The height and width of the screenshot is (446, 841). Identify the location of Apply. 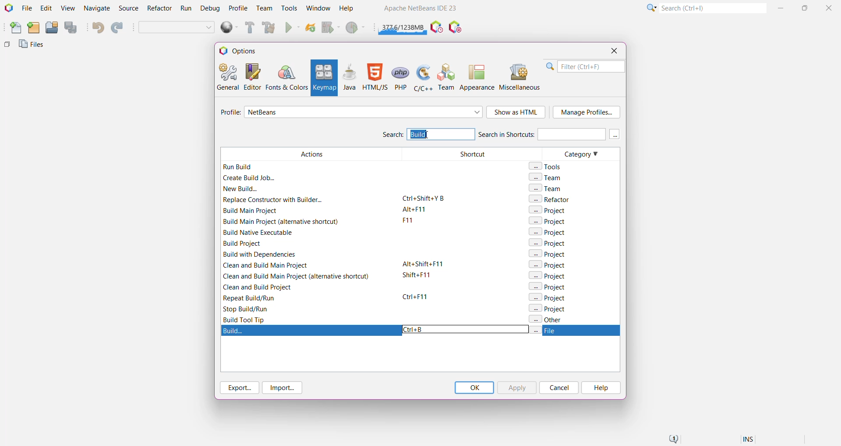
(516, 387).